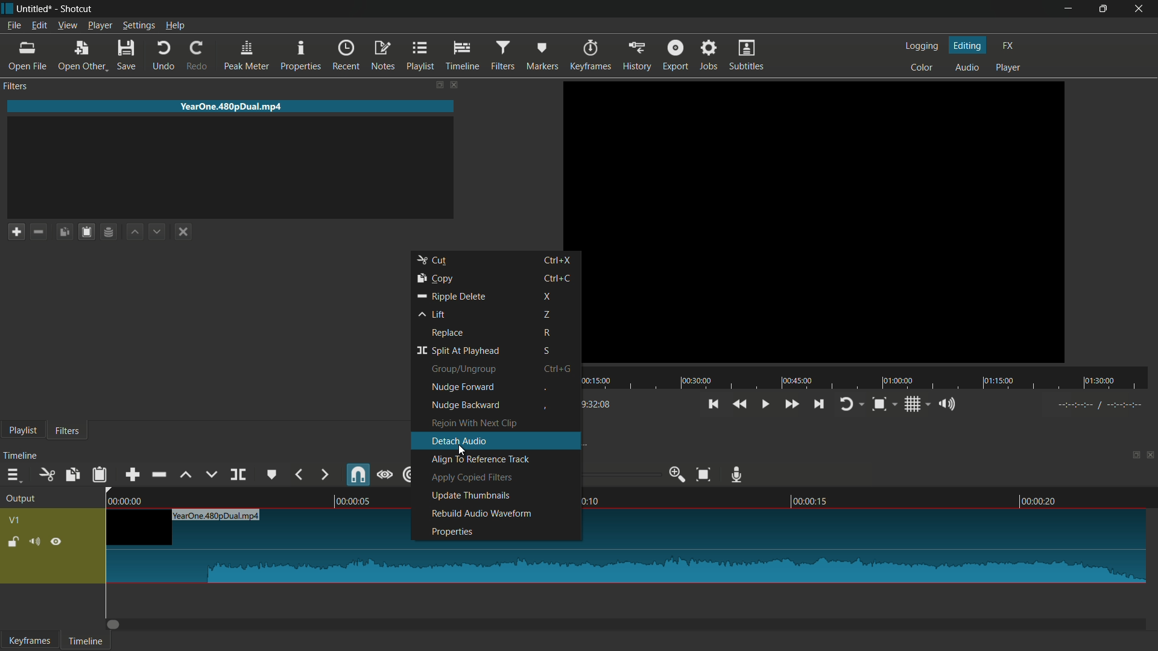 The width and height of the screenshot is (1158, 651). What do you see at coordinates (101, 26) in the screenshot?
I see `player menu` at bounding box center [101, 26].